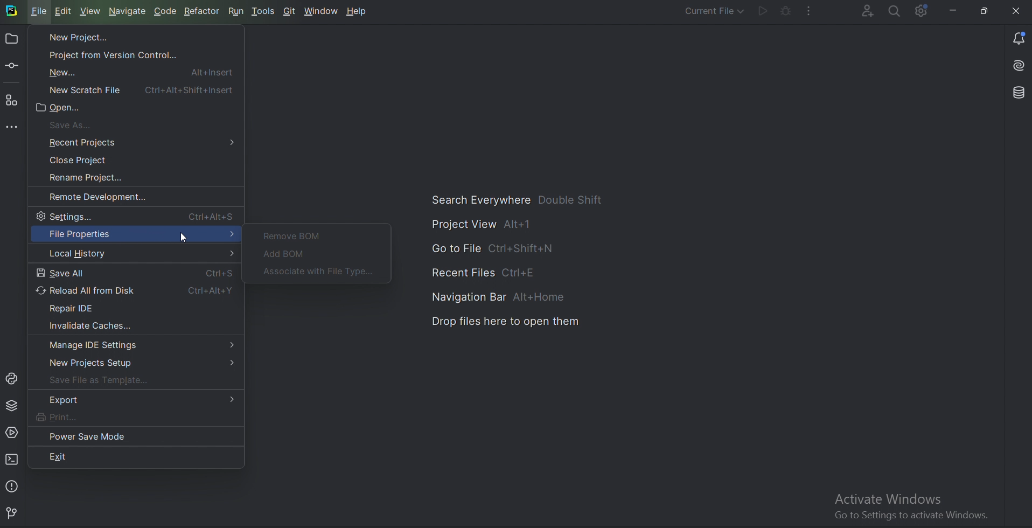 The image size is (1032, 528). Describe the element at coordinates (86, 456) in the screenshot. I see `Exit` at that location.